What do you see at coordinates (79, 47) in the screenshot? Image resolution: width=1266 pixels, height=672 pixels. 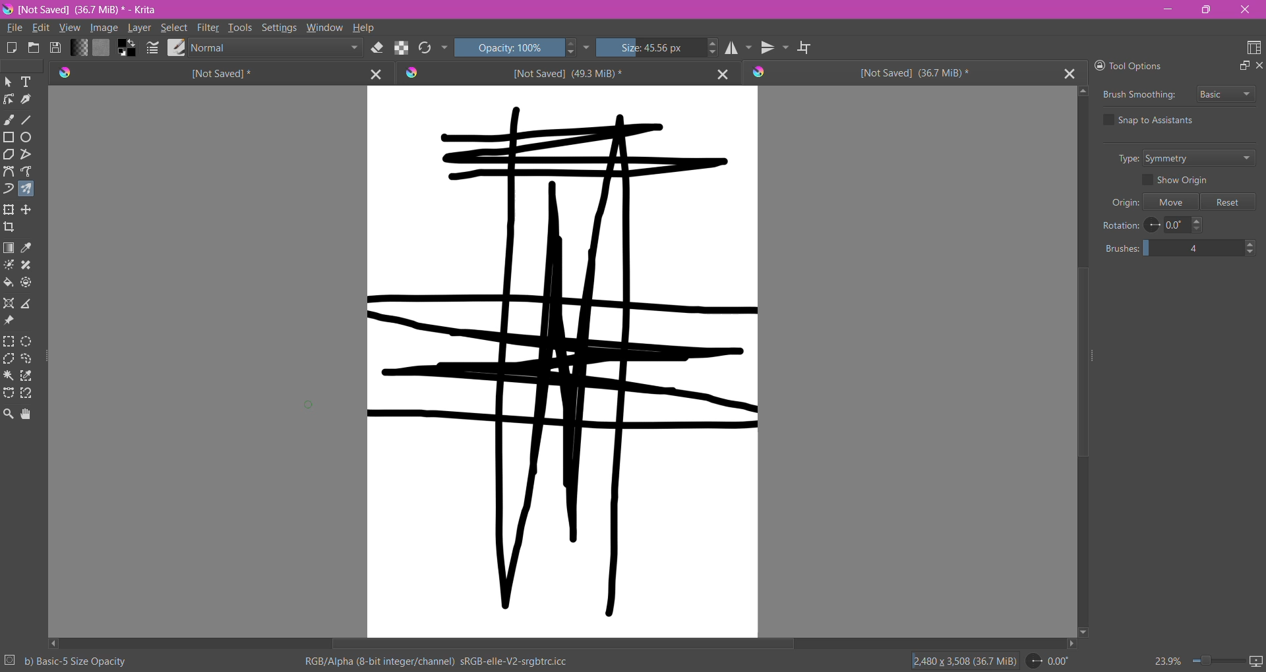 I see `Fill Gradient` at bounding box center [79, 47].